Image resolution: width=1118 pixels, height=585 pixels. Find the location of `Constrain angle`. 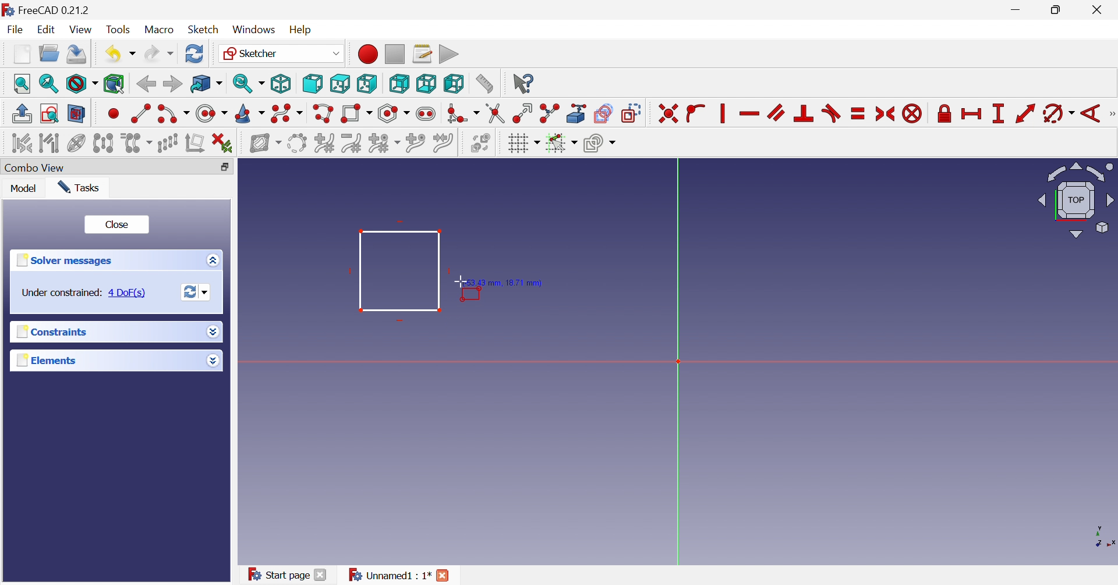

Constrain angle is located at coordinates (1091, 113).